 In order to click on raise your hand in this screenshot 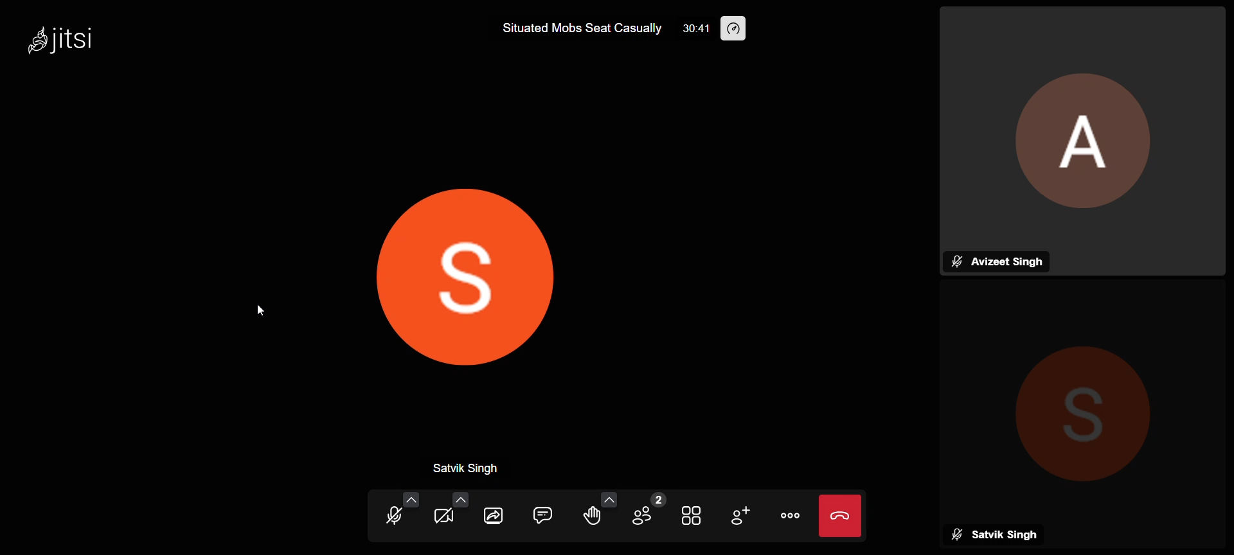, I will do `click(590, 515)`.